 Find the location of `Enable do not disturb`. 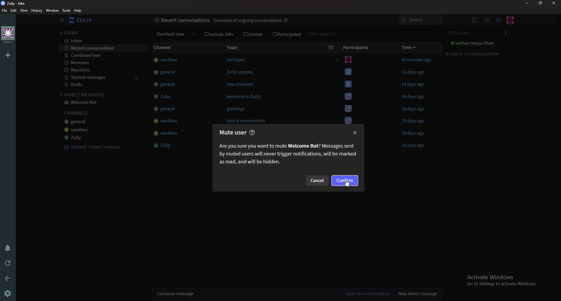

Enable do not disturb is located at coordinates (8, 248).